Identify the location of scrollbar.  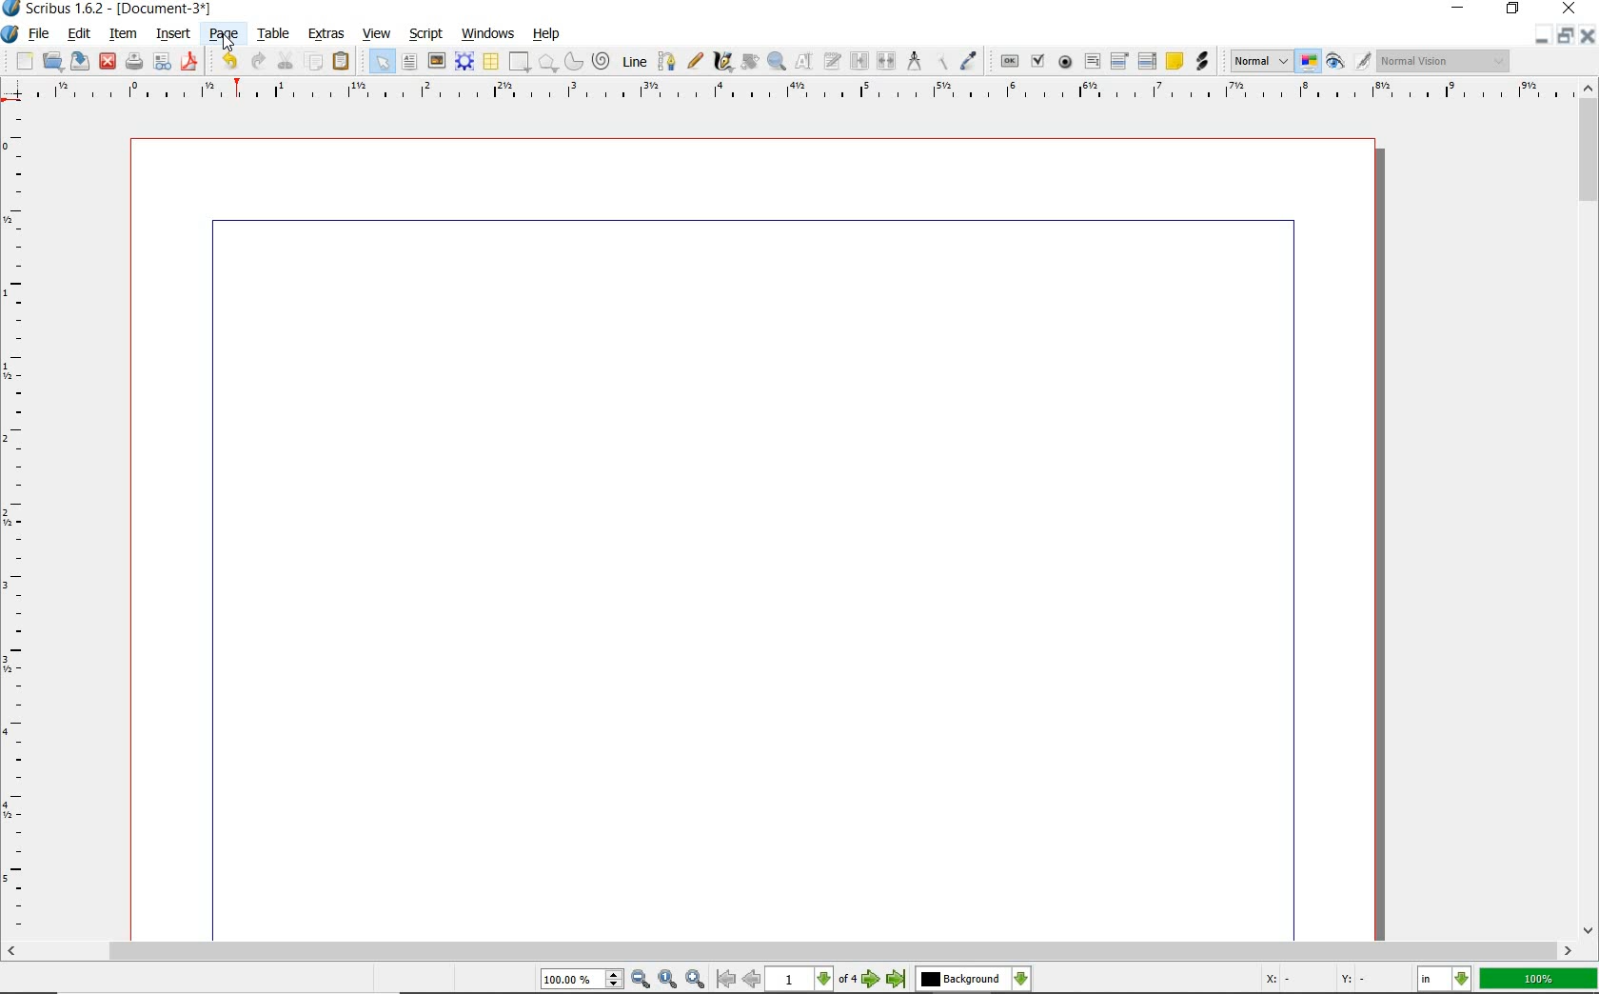
(790, 951).